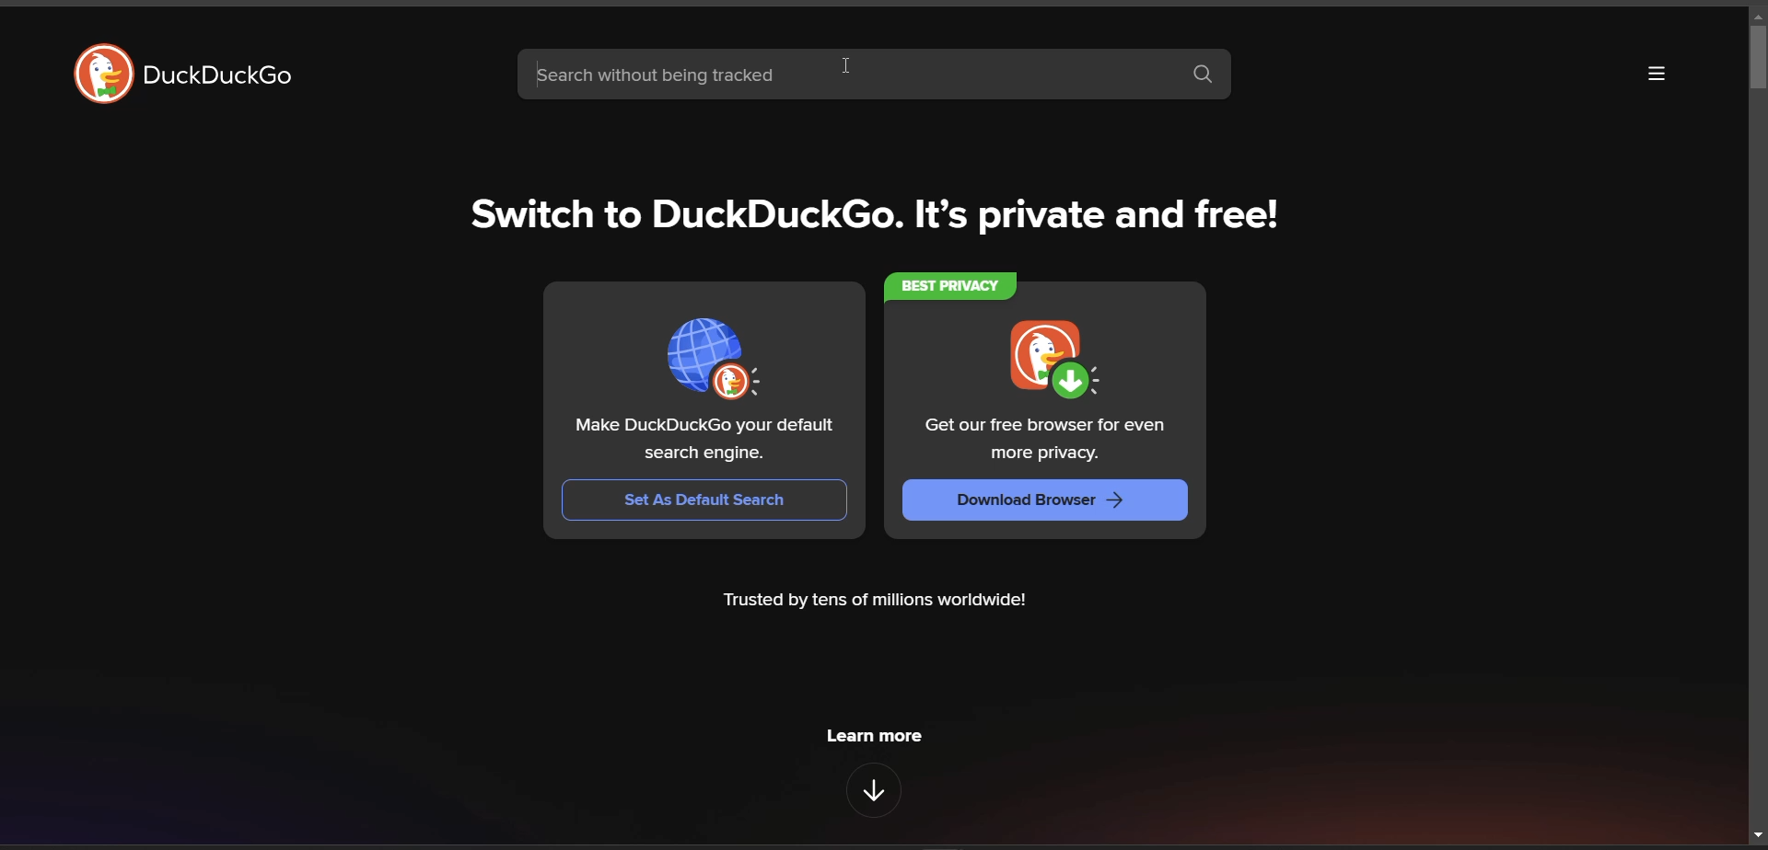 Image resolution: width=1768 pixels, height=850 pixels. I want to click on cursor, so click(847, 64).